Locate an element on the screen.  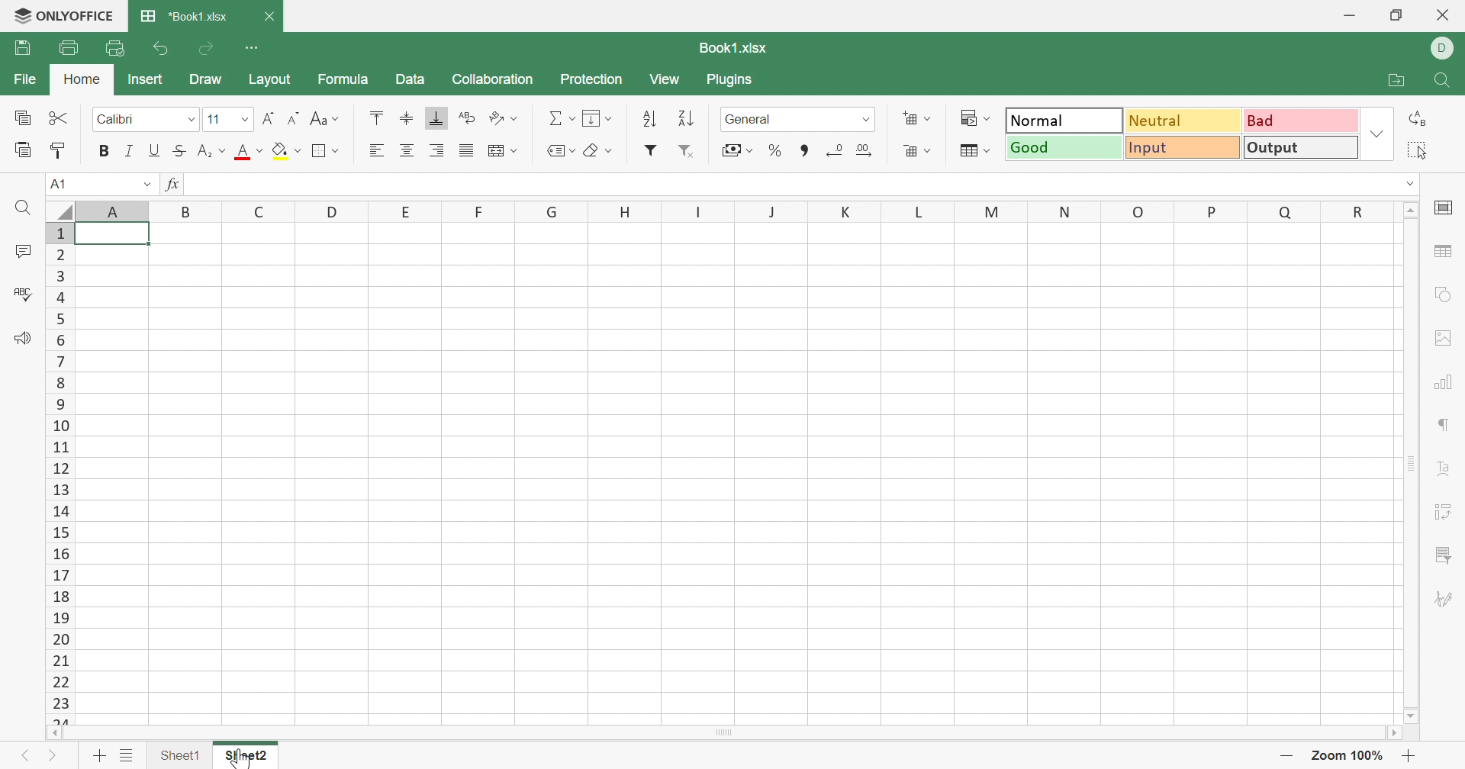
font color is located at coordinates (242, 151).